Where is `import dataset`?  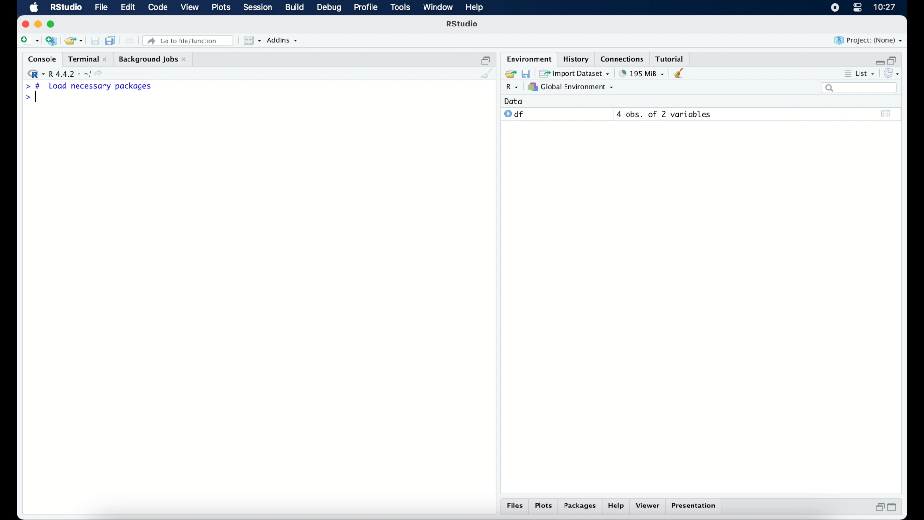 import dataset is located at coordinates (576, 73).